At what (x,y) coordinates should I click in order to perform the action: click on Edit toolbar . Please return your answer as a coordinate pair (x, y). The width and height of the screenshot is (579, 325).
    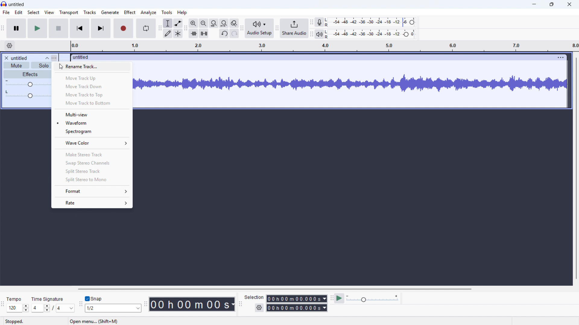
    Looking at the image, I should click on (186, 29).